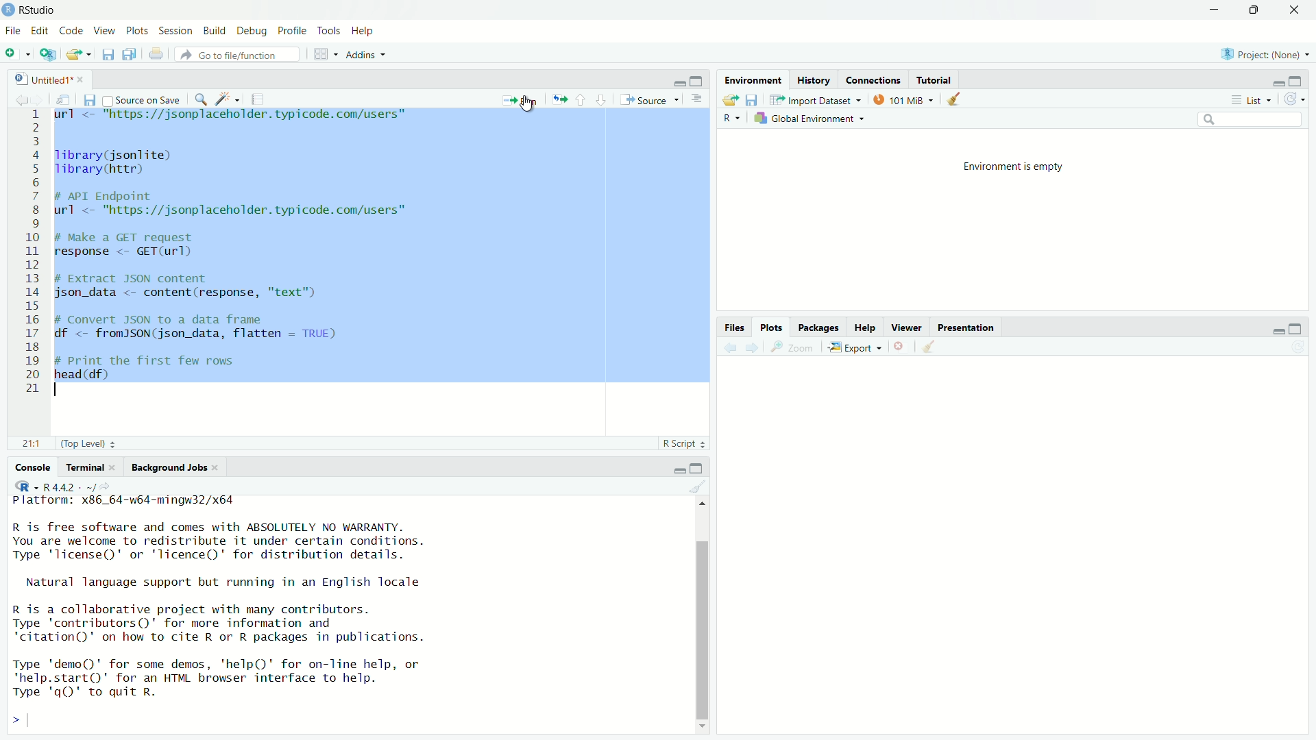 Image resolution: width=1316 pixels, height=740 pixels. Describe the element at coordinates (291, 31) in the screenshot. I see `Profile` at that location.